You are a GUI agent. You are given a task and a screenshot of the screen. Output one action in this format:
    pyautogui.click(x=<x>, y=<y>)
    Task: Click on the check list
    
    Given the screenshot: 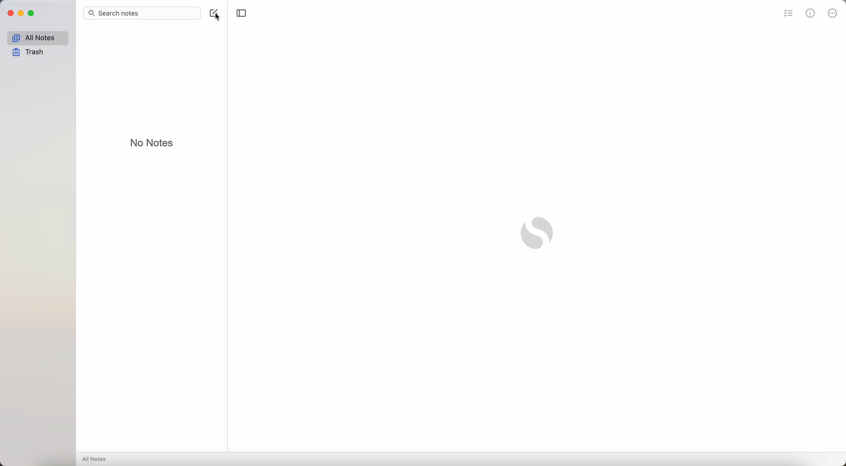 What is the action you would take?
    pyautogui.click(x=787, y=12)
    